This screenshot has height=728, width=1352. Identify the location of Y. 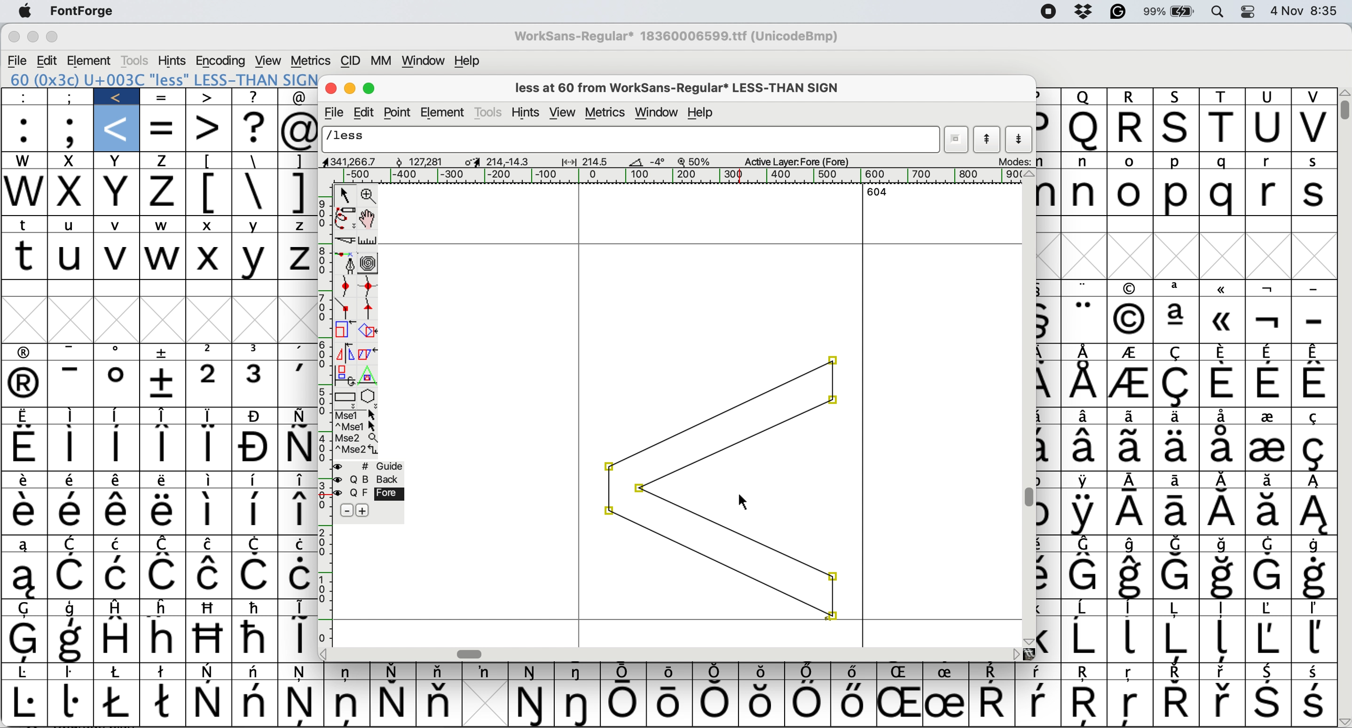
(255, 222).